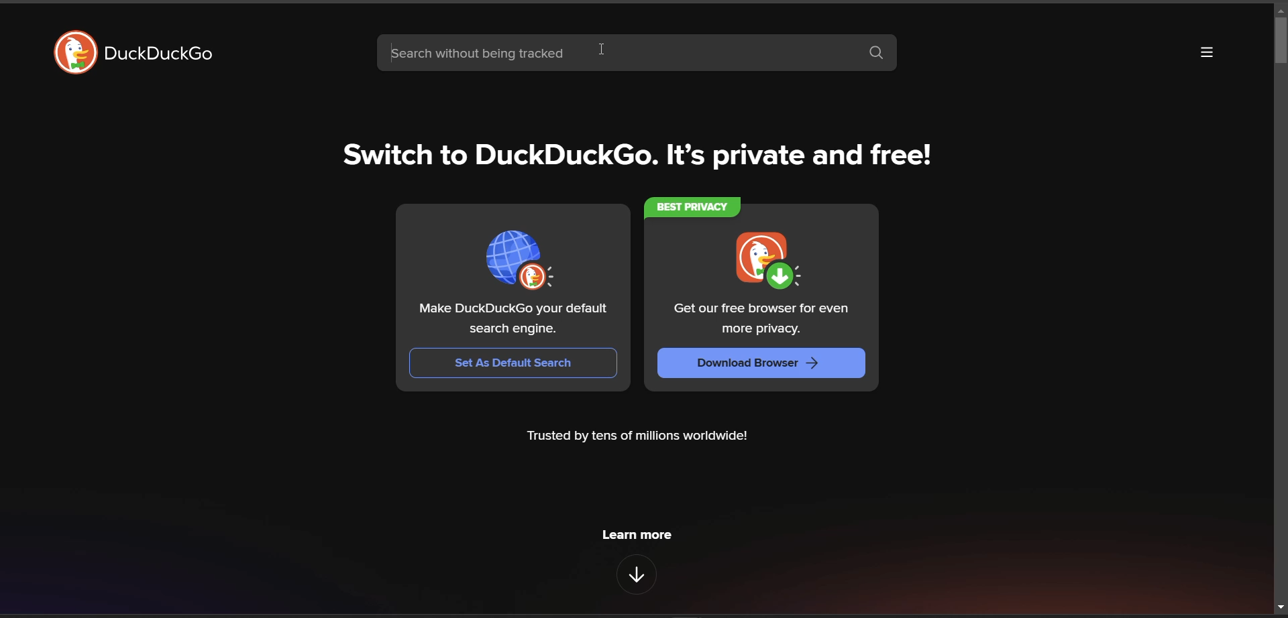  Describe the element at coordinates (1277, 42) in the screenshot. I see `vertical scroll bar` at that location.